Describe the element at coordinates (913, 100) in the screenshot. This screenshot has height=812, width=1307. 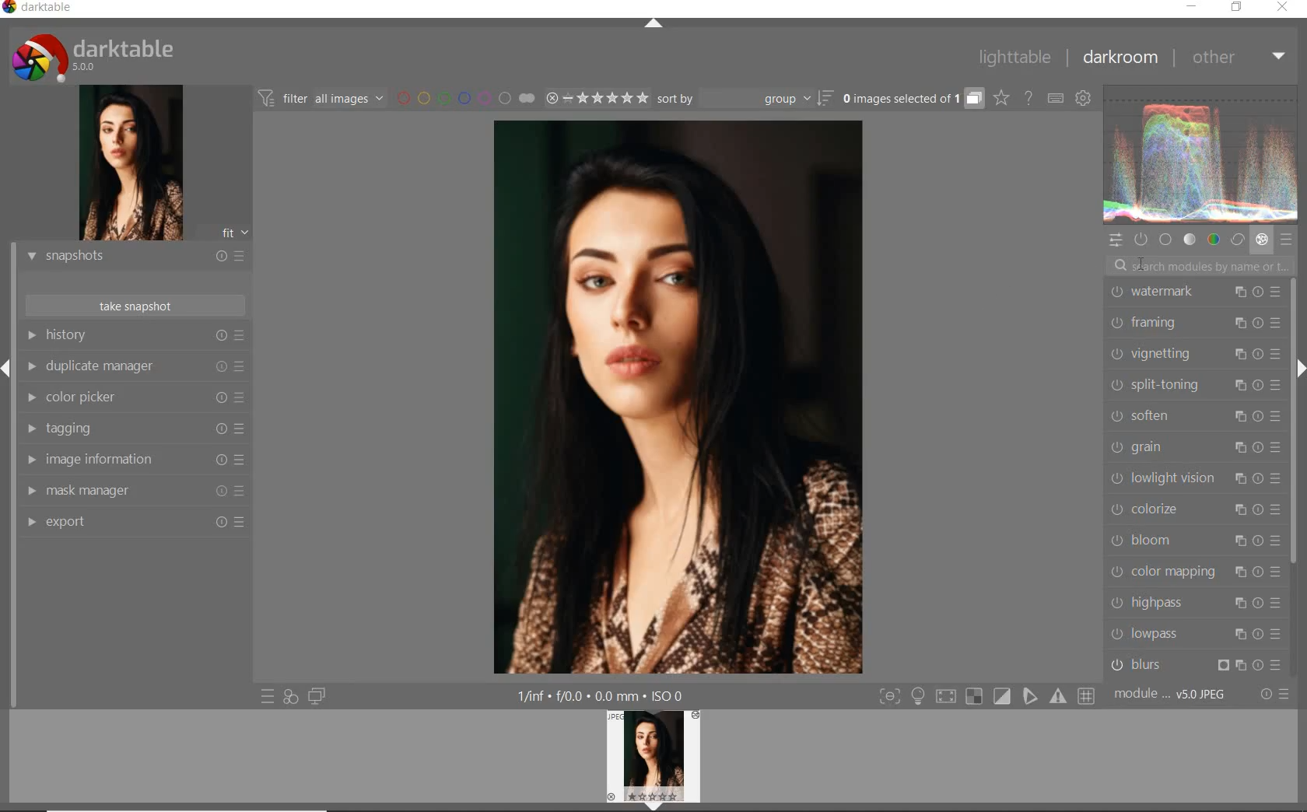
I see `grouped images` at that location.